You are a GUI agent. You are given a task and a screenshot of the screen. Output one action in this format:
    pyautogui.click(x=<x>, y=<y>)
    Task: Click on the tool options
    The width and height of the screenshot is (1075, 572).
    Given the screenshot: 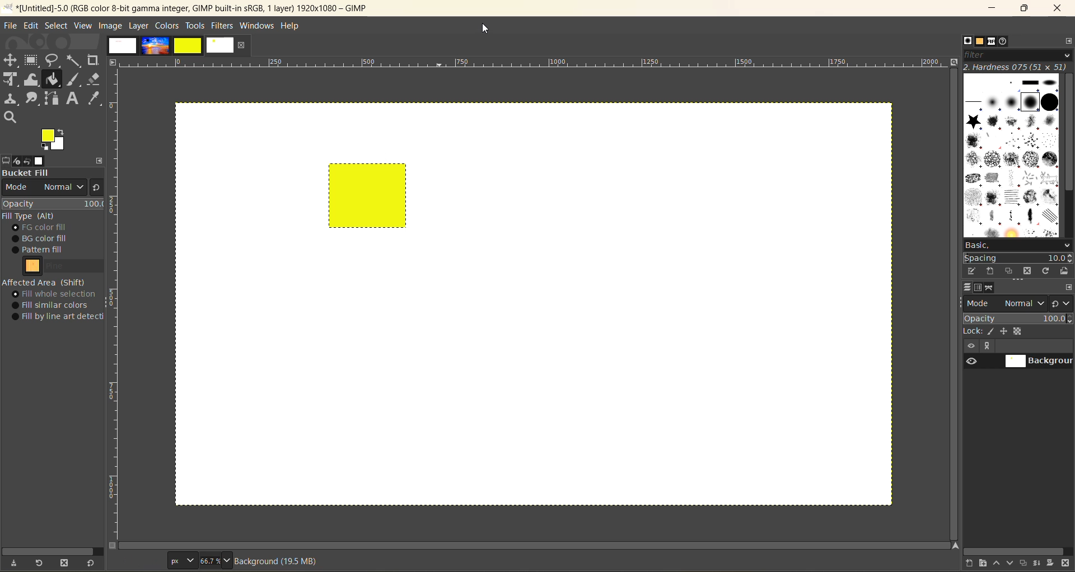 What is the action you would take?
    pyautogui.click(x=7, y=160)
    